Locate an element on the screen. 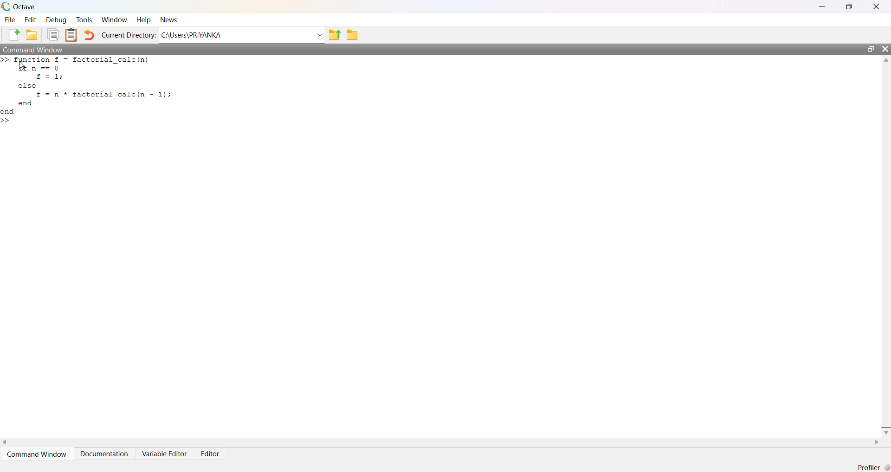 The height and width of the screenshot is (472, 891). logo is located at coordinates (6, 7).